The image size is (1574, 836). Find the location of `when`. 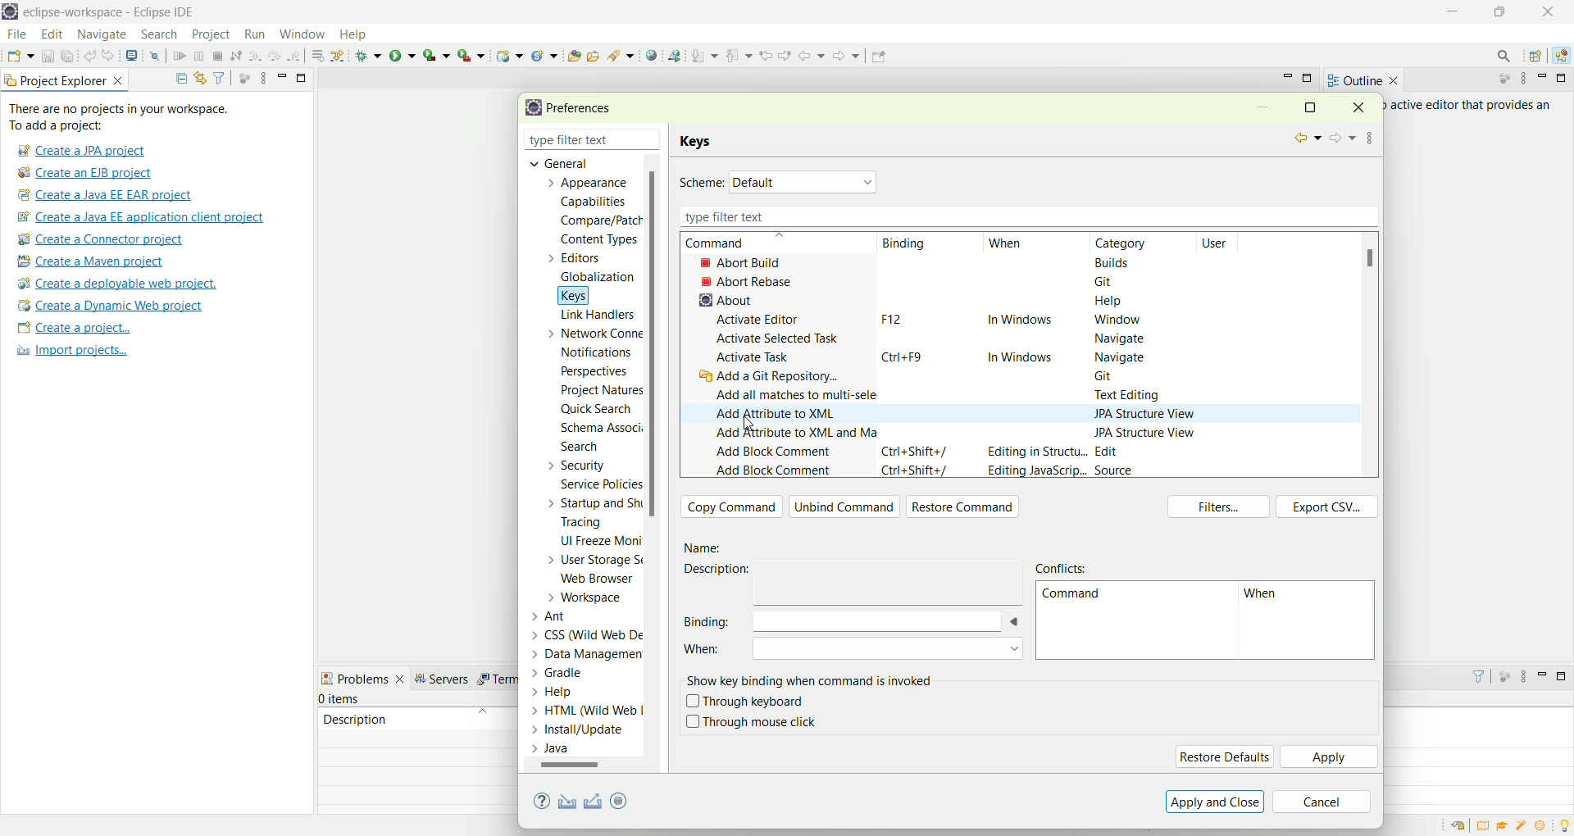

when is located at coordinates (858, 652).